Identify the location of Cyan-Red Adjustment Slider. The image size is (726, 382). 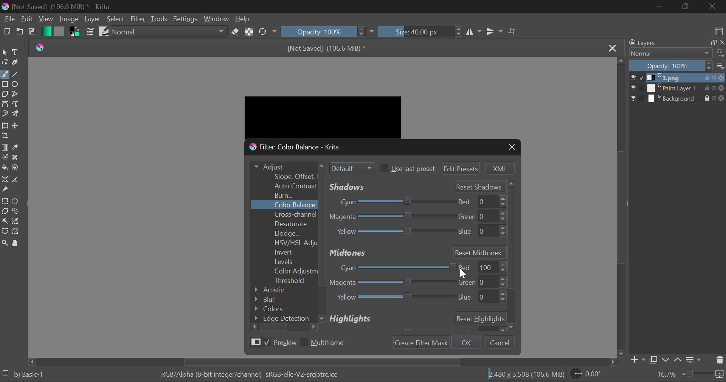
(391, 269).